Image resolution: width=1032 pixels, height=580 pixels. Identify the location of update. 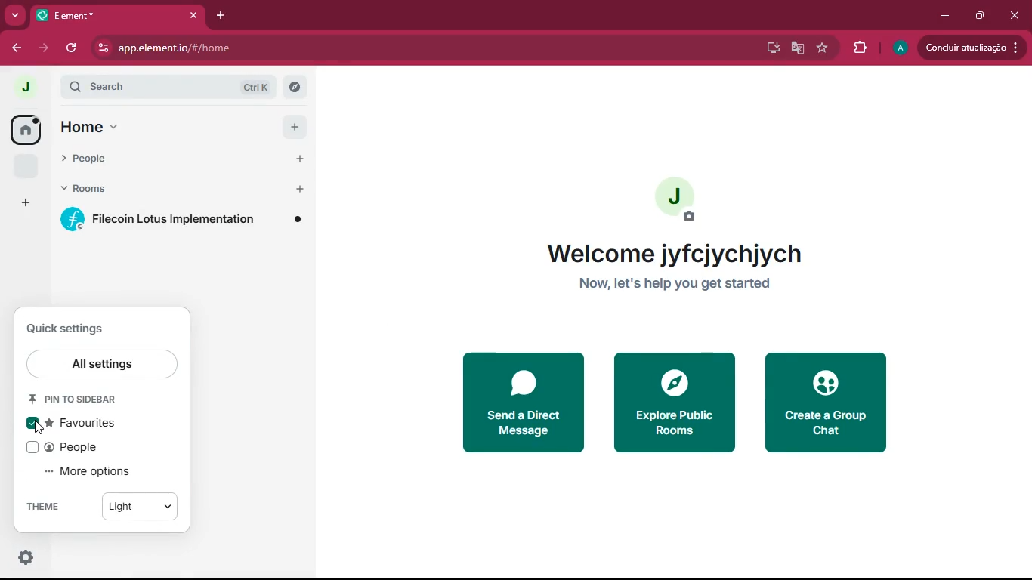
(972, 48).